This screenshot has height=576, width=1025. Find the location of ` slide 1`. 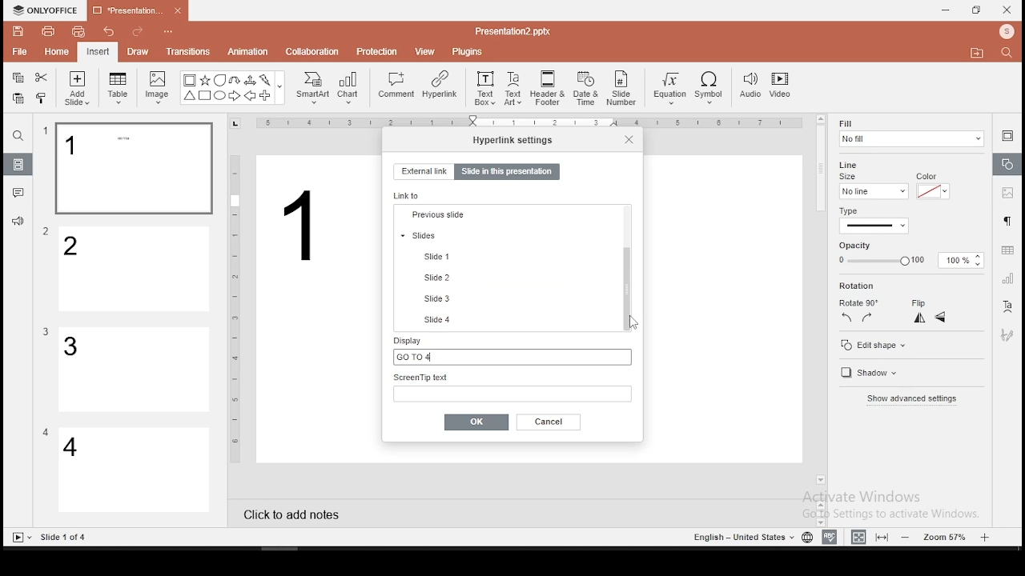

 slide 1 is located at coordinates (444, 318).